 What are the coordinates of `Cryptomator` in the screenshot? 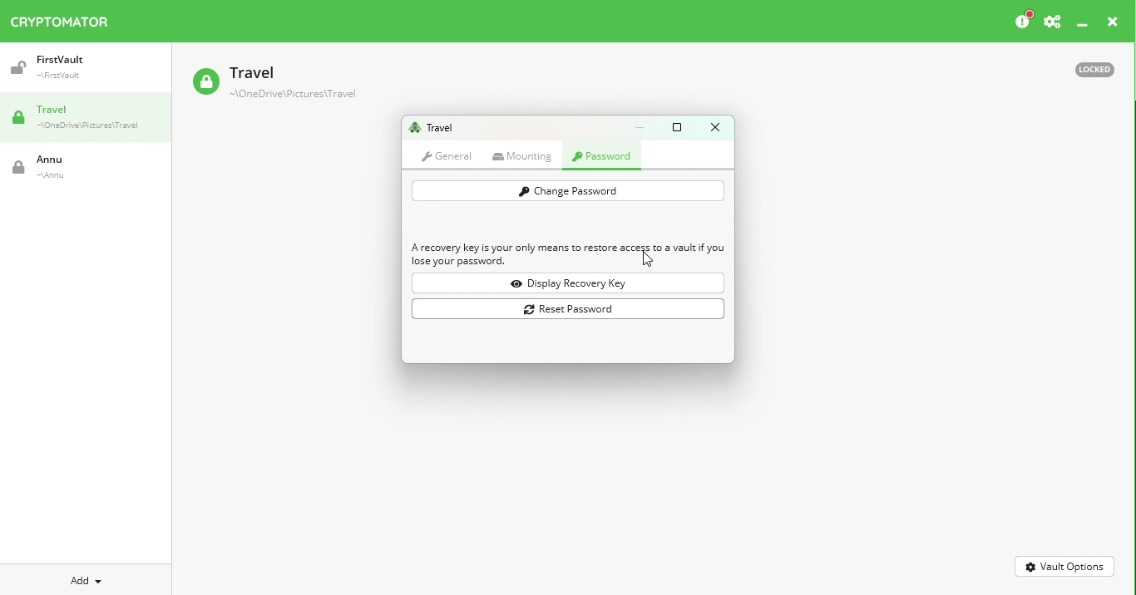 It's located at (60, 18).